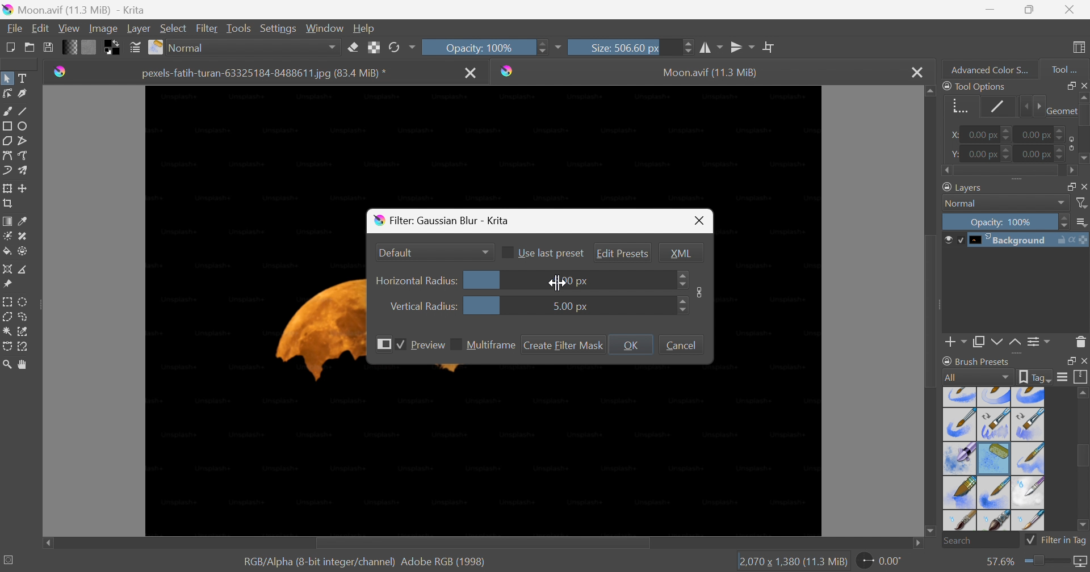 This screenshot has height=572, width=1090. I want to click on Help, so click(363, 29).